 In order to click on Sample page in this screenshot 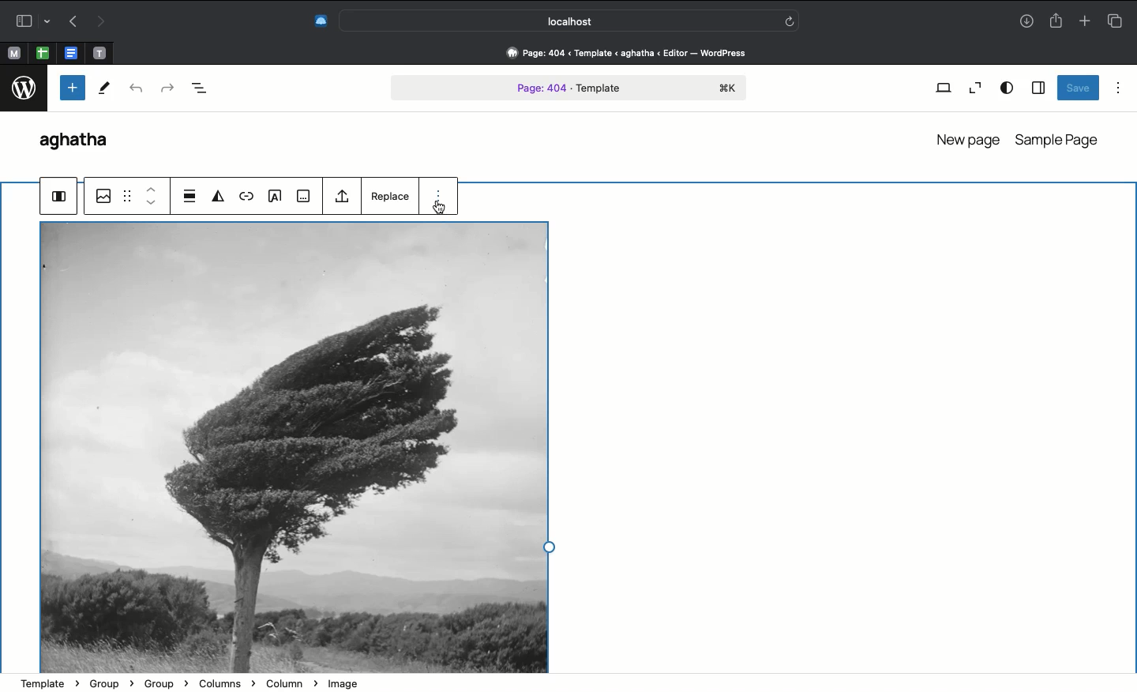, I will do `click(1059, 140)`.